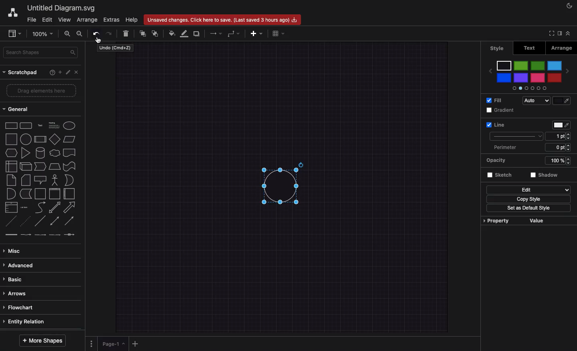  Describe the element at coordinates (13, 14) in the screenshot. I see `Draw.io` at that location.